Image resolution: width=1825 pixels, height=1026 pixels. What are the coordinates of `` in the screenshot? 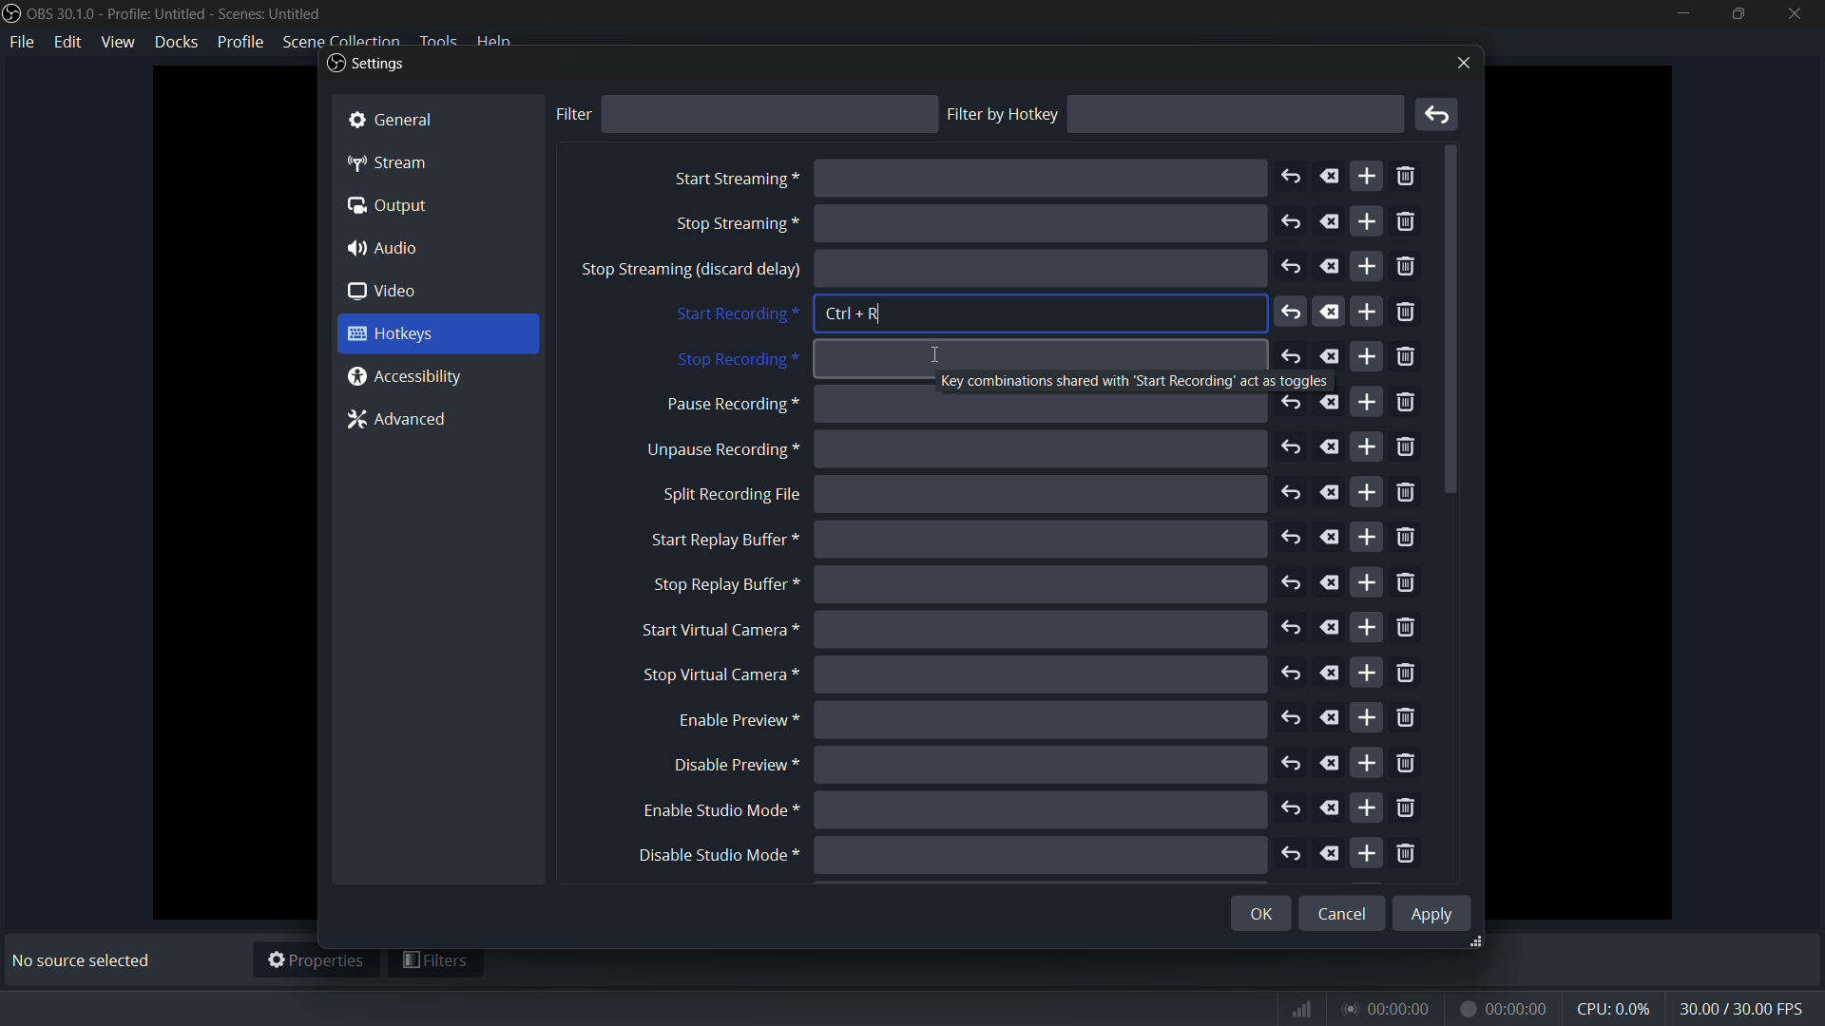 It's located at (1330, 222).